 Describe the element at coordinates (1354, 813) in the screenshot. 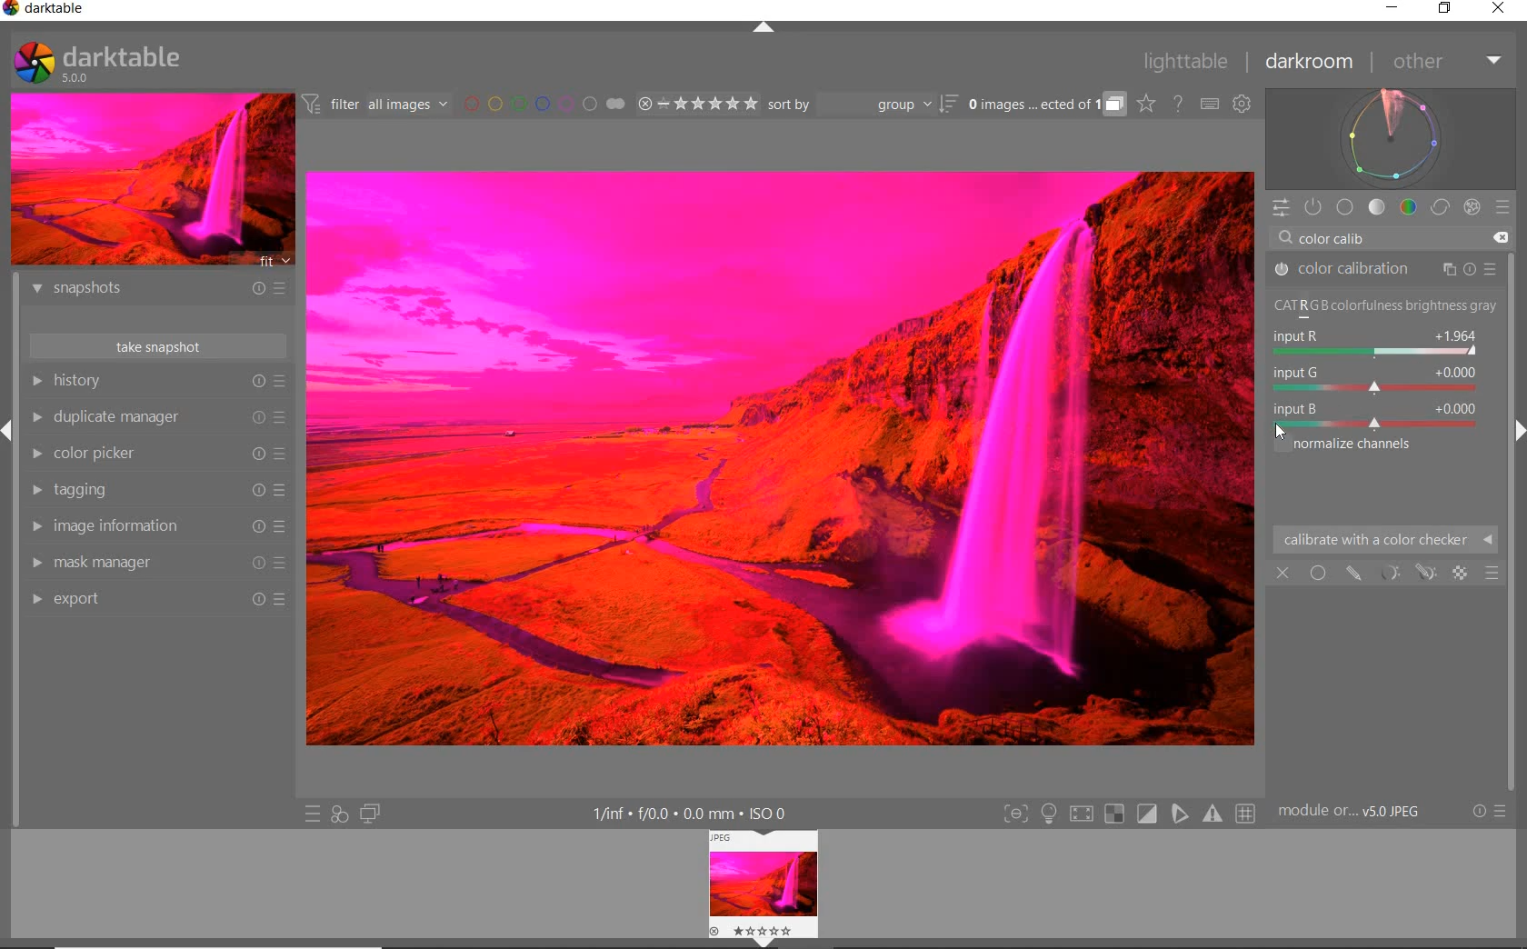

I see `MODULE...v5.0 JPEG` at that location.